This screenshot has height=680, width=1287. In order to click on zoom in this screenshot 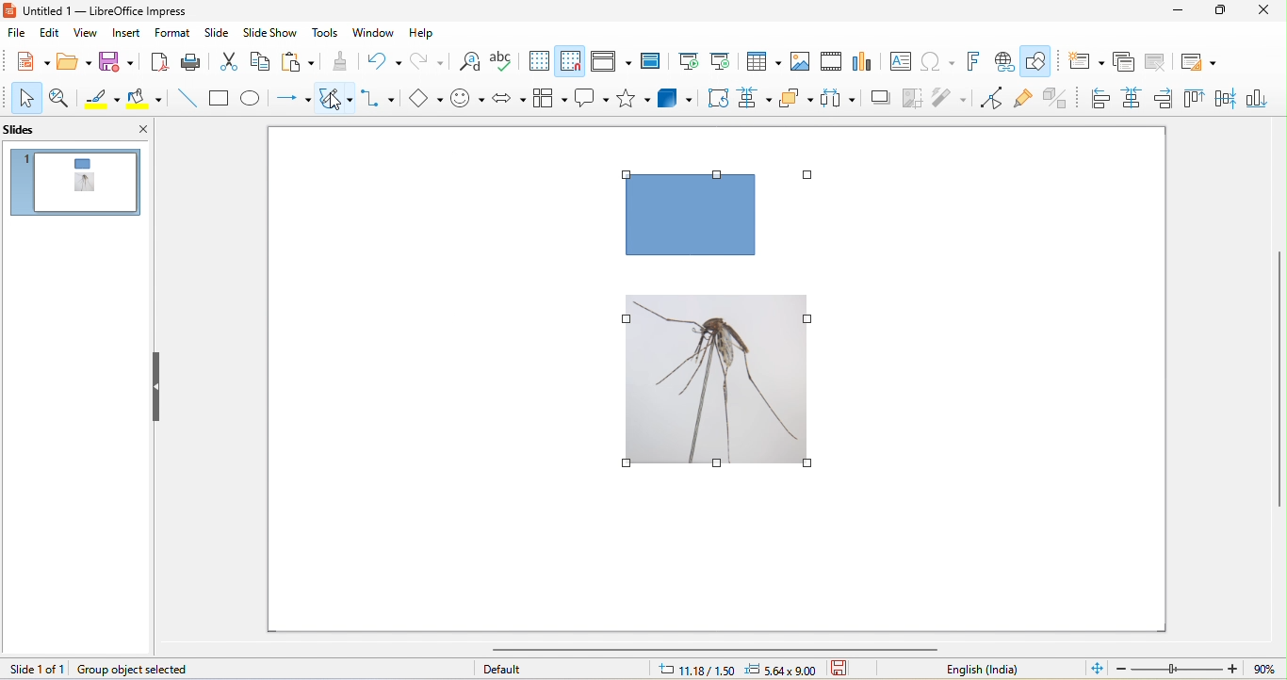, I will do `click(1197, 668)`.